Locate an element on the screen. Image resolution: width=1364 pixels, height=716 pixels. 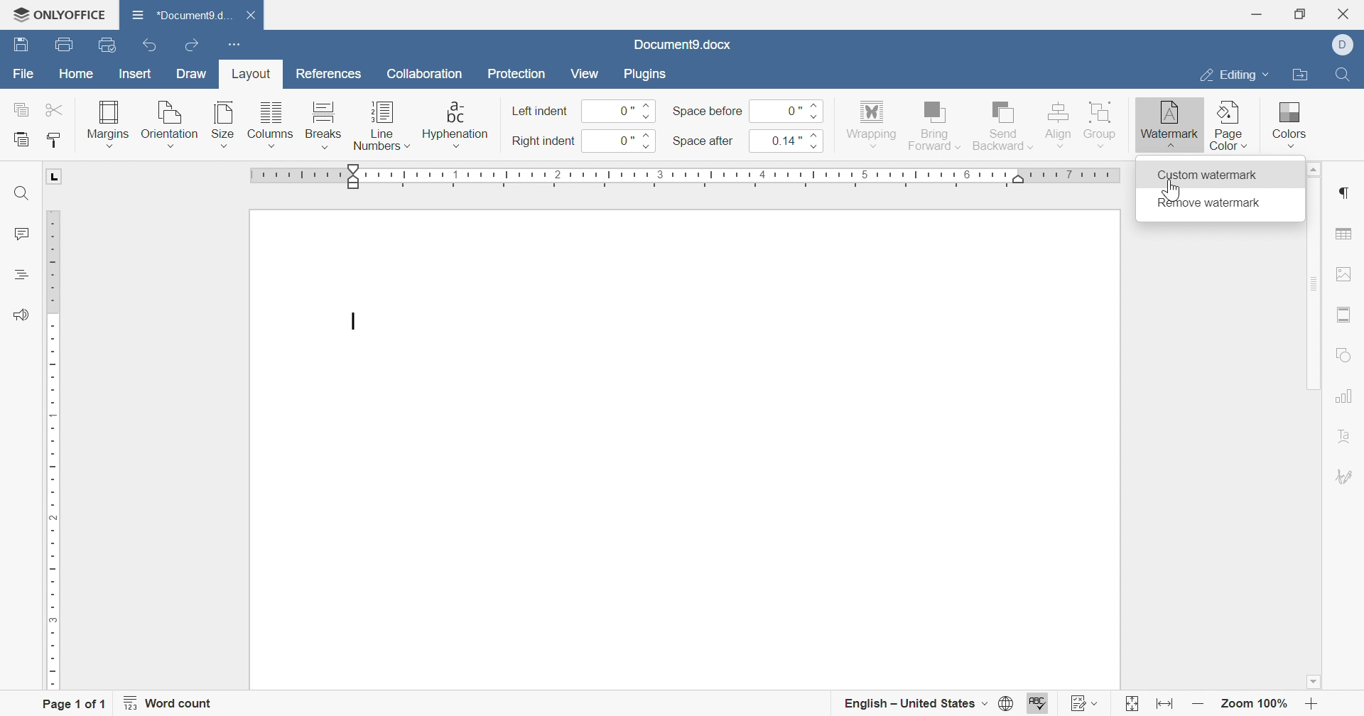
right indent is located at coordinates (543, 142).